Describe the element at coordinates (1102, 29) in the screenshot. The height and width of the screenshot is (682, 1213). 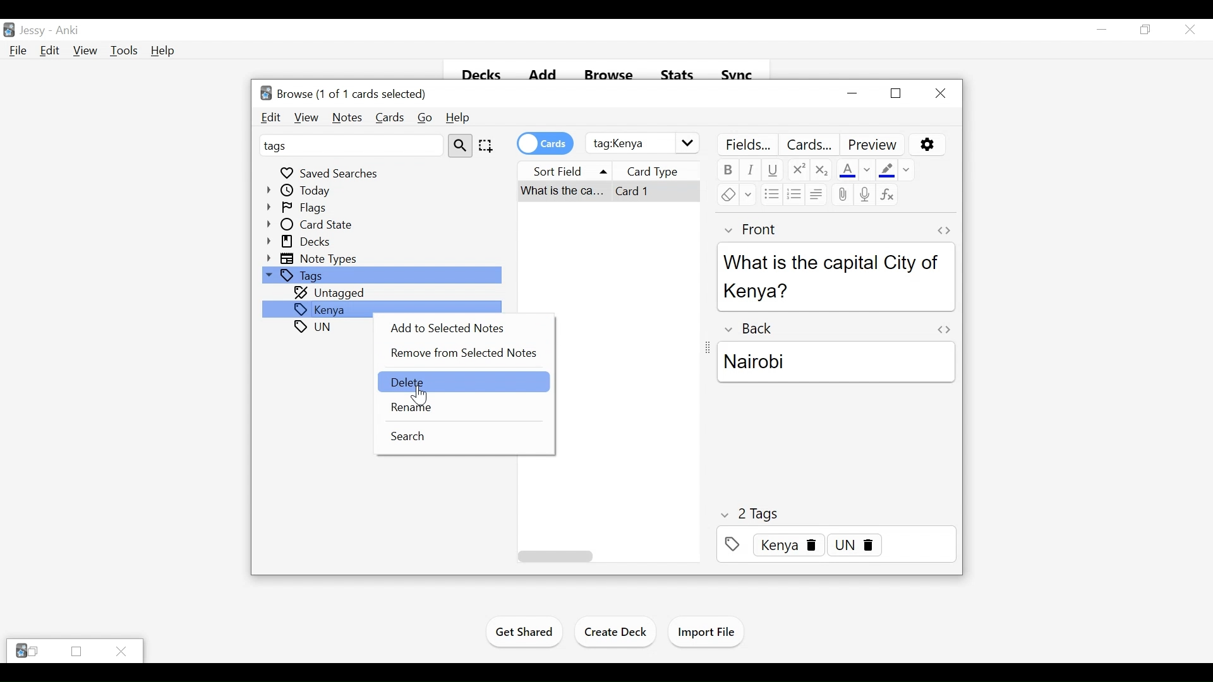
I see `minimize` at that location.